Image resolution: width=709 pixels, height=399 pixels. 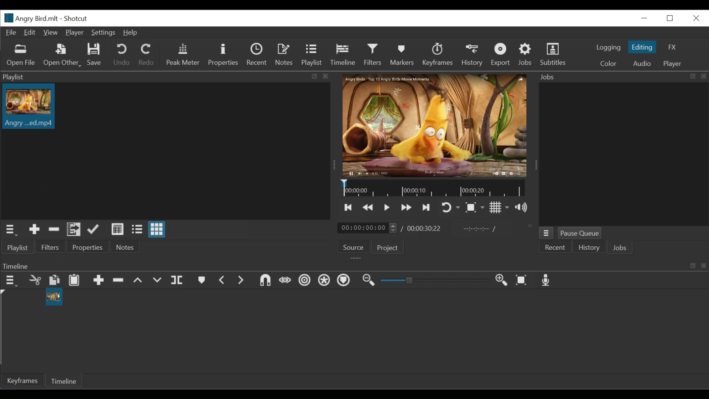 What do you see at coordinates (581, 233) in the screenshot?
I see `Pause Queue` at bounding box center [581, 233].